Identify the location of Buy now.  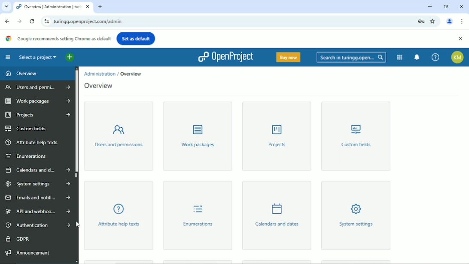
(288, 57).